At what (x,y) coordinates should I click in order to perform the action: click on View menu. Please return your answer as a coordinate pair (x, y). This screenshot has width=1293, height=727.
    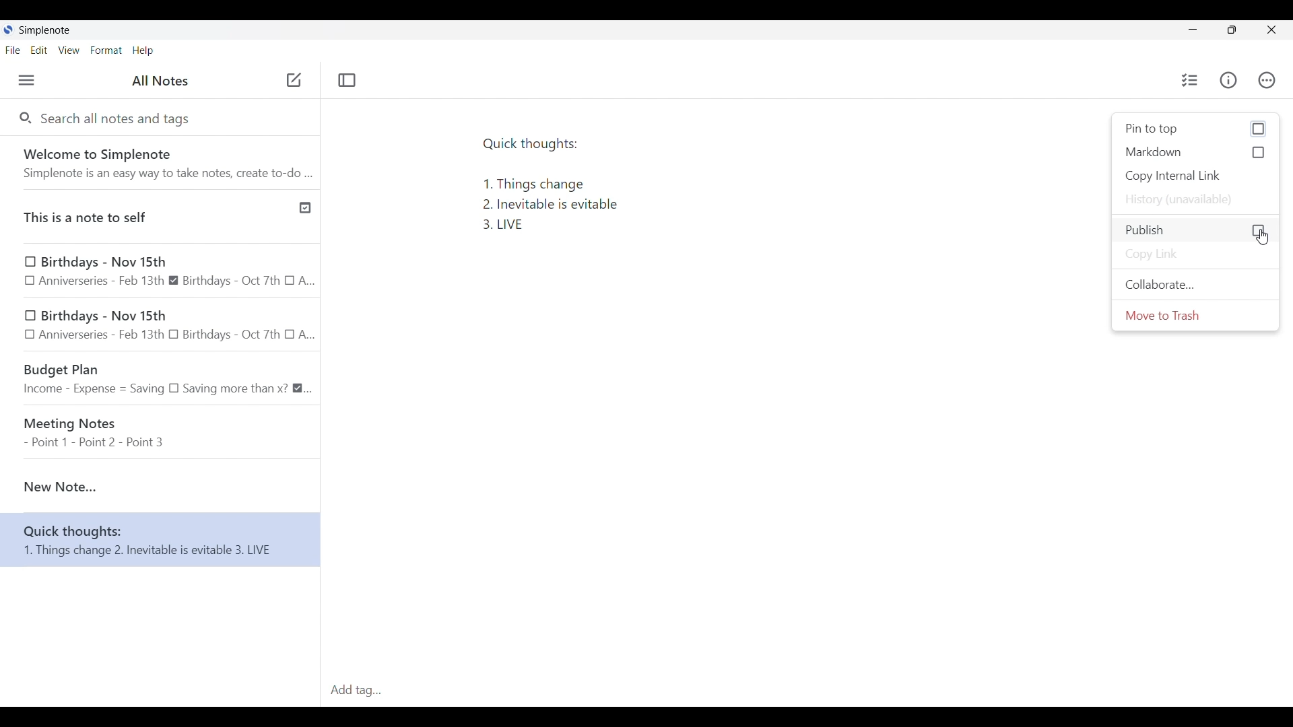
    Looking at the image, I should click on (69, 50).